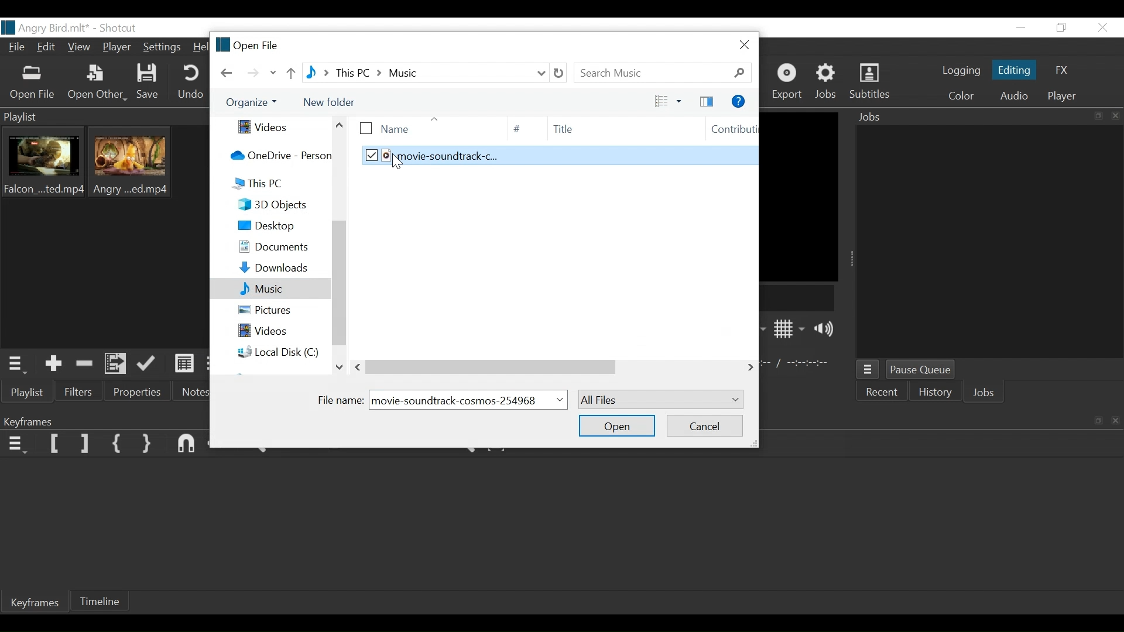 Image resolution: width=1124 pixels, height=632 pixels. What do you see at coordinates (272, 127) in the screenshot?
I see `Videos` at bounding box center [272, 127].